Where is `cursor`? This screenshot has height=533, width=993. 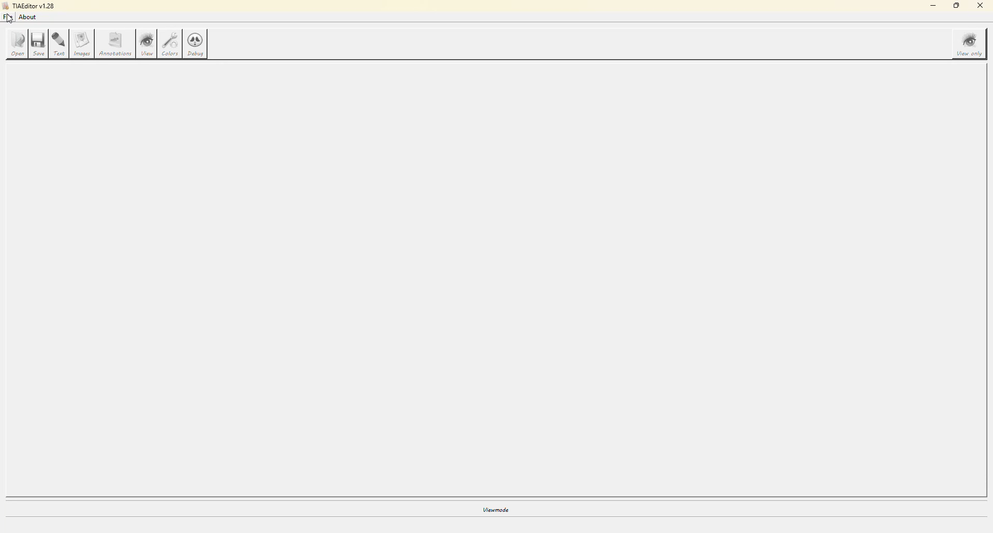
cursor is located at coordinates (8, 20).